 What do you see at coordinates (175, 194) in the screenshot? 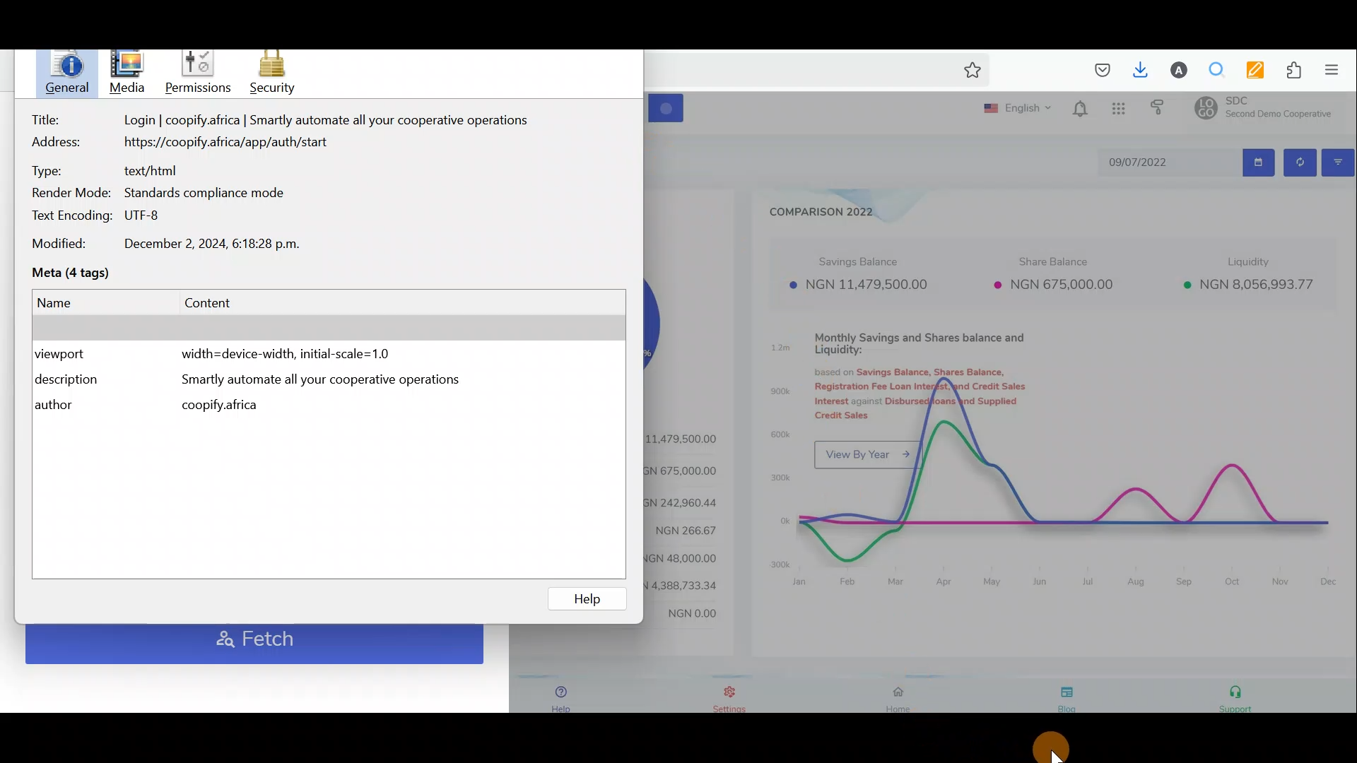
I see `Render mode` at bounding box center [175, 194].